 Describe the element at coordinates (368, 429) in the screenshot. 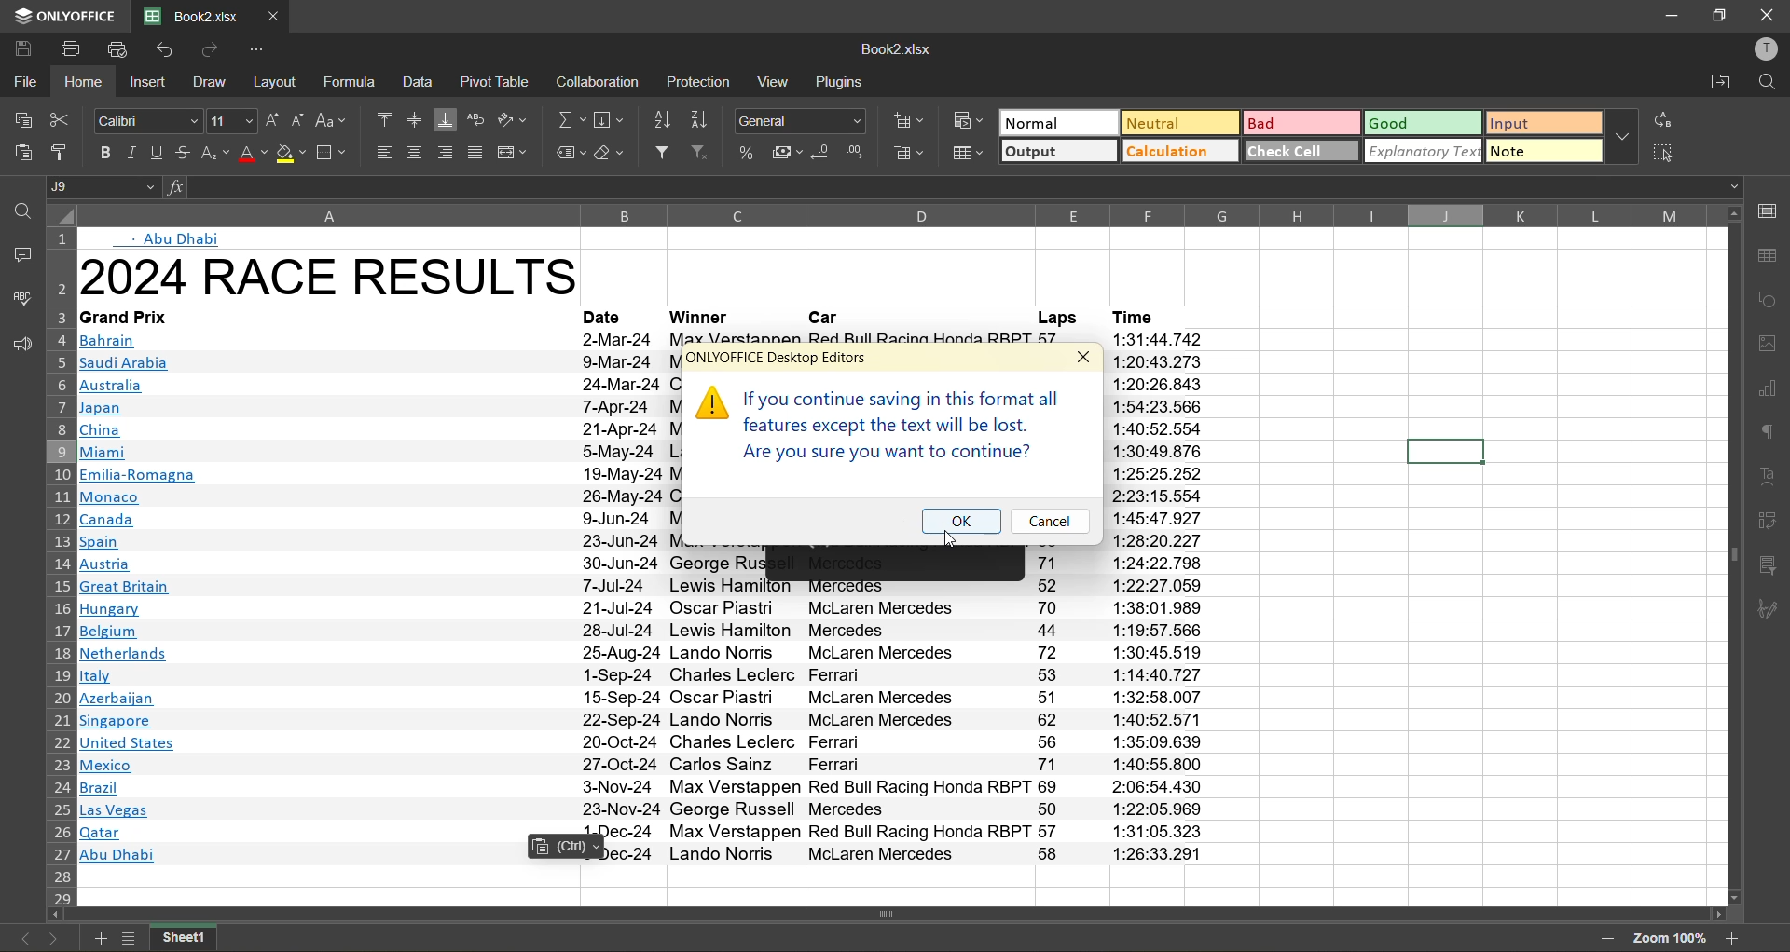

I see `text info` at that location.